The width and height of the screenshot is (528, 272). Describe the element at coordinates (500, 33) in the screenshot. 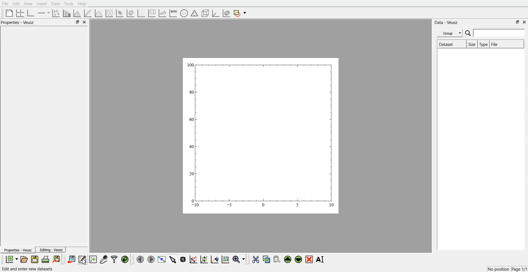

I see `enter search field` at that location.